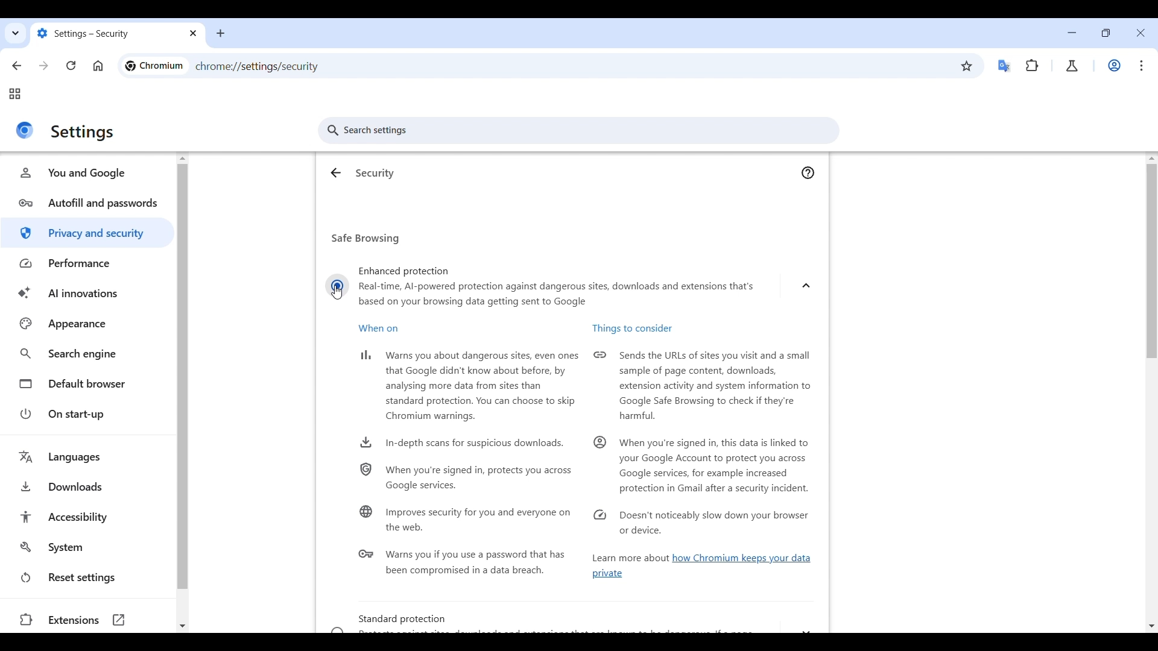 The width and height of the screenshot is (1158, 651). I want to click on Extensions, so click(1032, 66).